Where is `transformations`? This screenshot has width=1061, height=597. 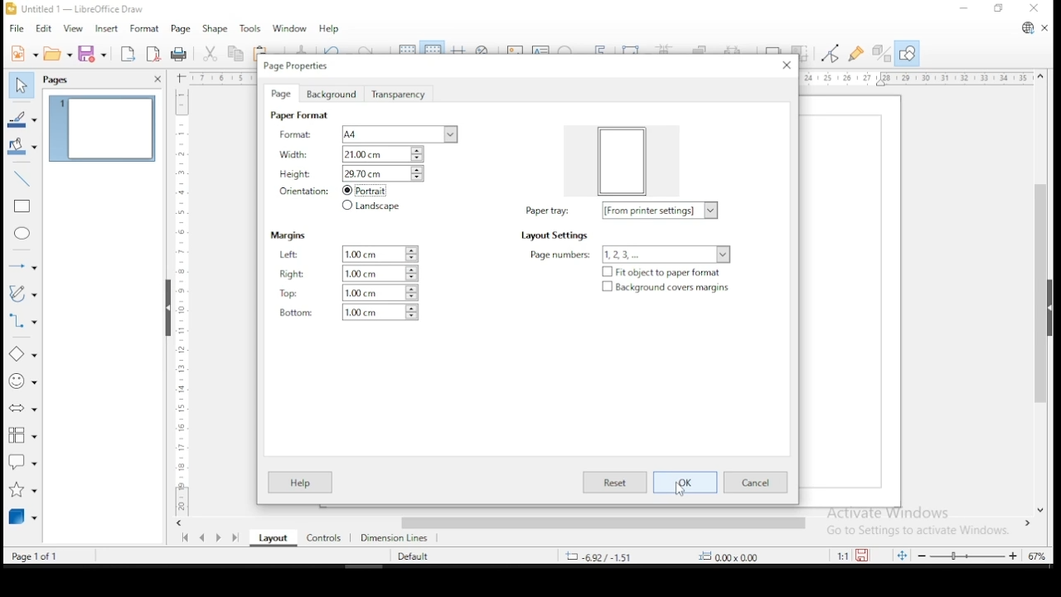 transformations is located at coordinates (633, 48).